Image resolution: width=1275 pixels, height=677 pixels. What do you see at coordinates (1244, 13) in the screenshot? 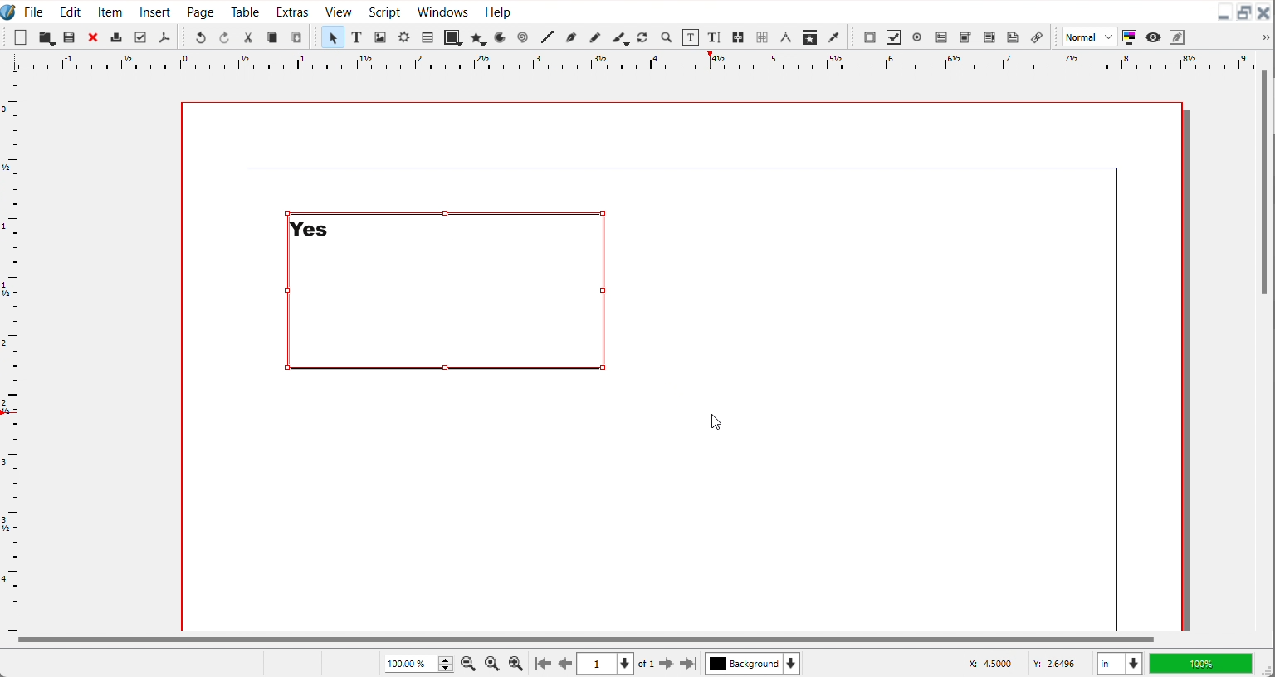
I see `Maximize` at bounding box center [1244, 13].